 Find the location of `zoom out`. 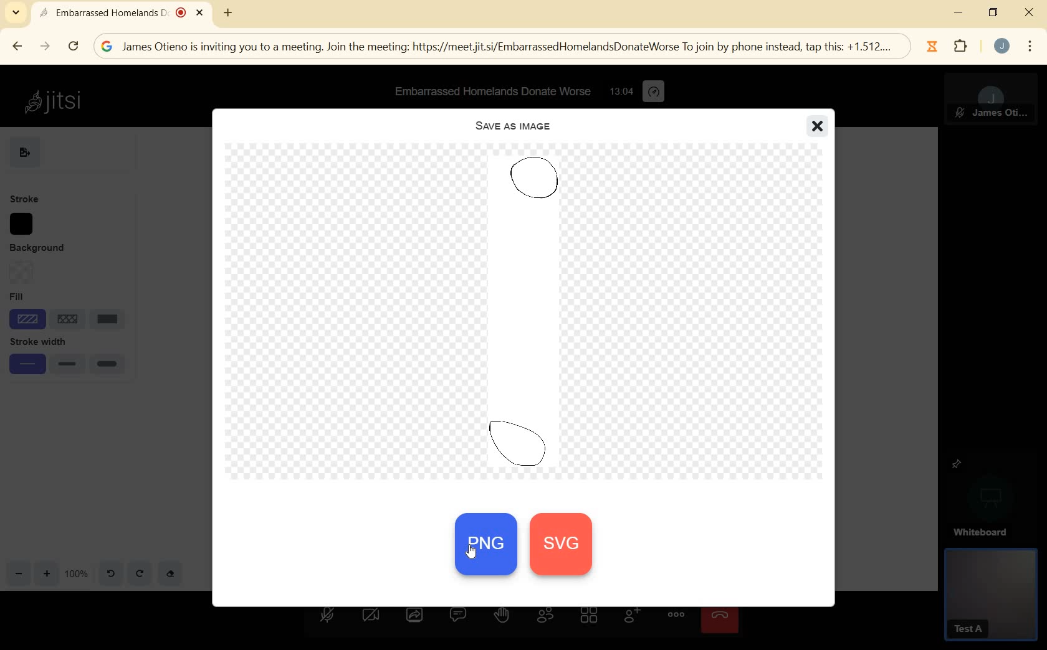

zoom out is located at coordinates (20, 575).